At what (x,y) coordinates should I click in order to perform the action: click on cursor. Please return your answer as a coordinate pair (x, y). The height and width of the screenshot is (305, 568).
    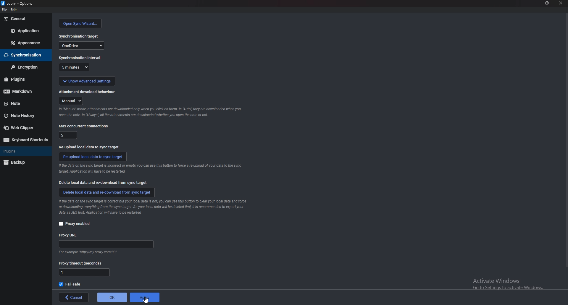
    Looking at the image, I should click on (145, 299).